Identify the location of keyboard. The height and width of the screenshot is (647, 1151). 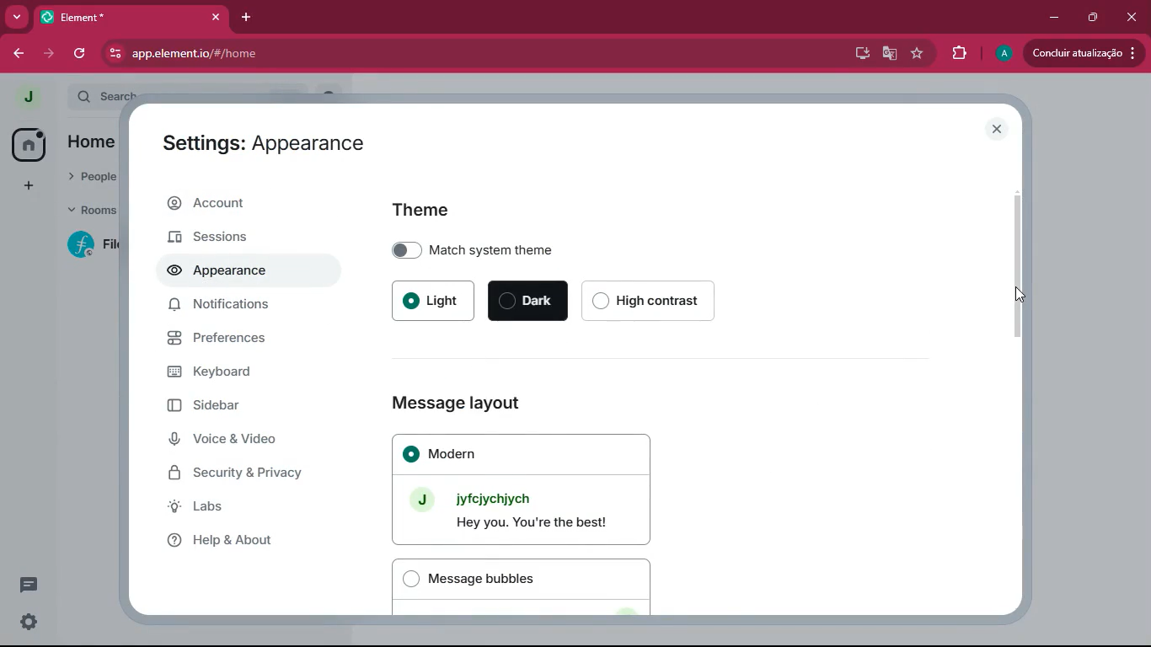
(238, 373).